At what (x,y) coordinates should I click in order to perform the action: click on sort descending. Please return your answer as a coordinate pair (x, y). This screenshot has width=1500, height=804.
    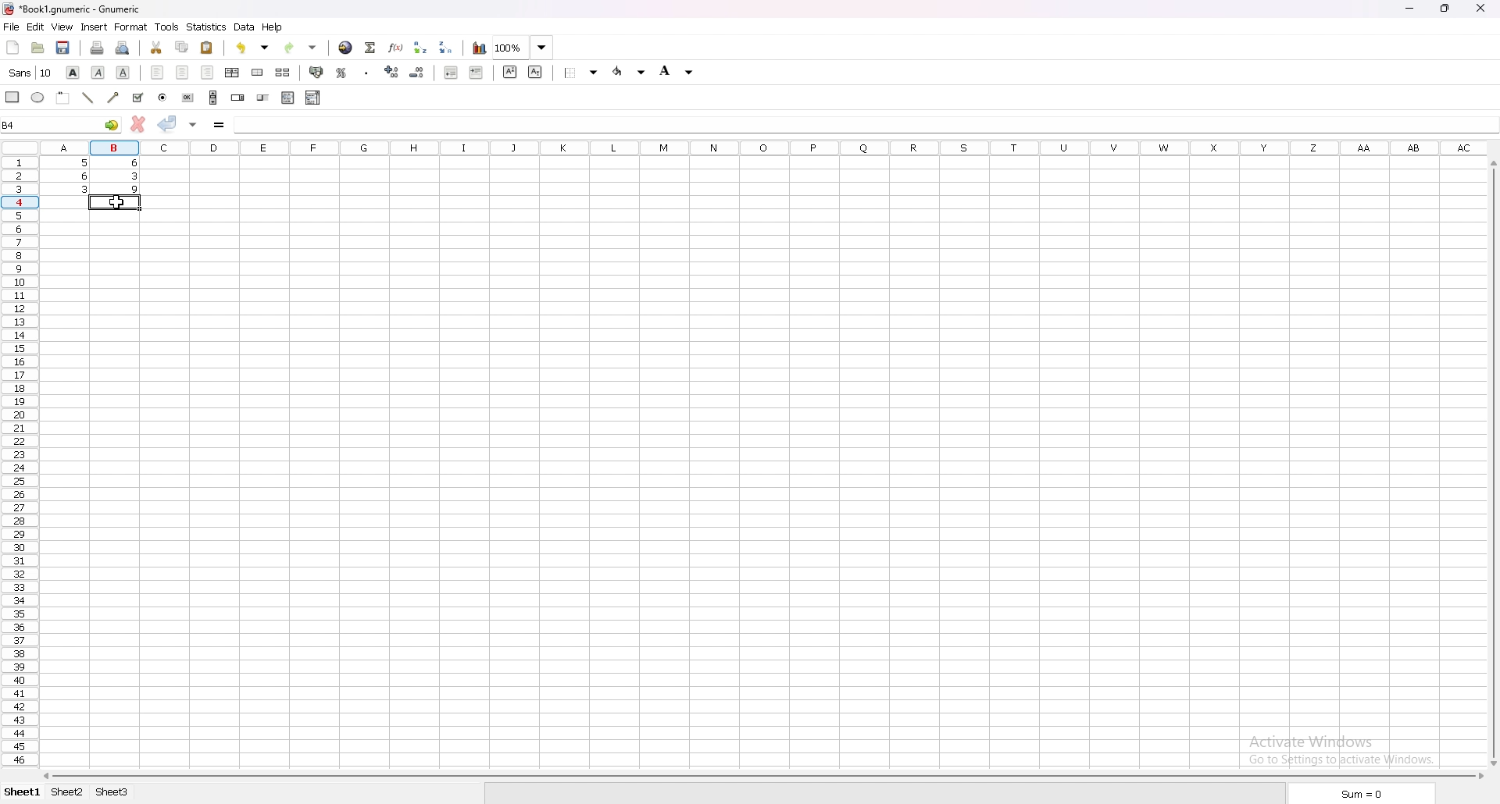
    Looking at the image, I should click on (446, 47).